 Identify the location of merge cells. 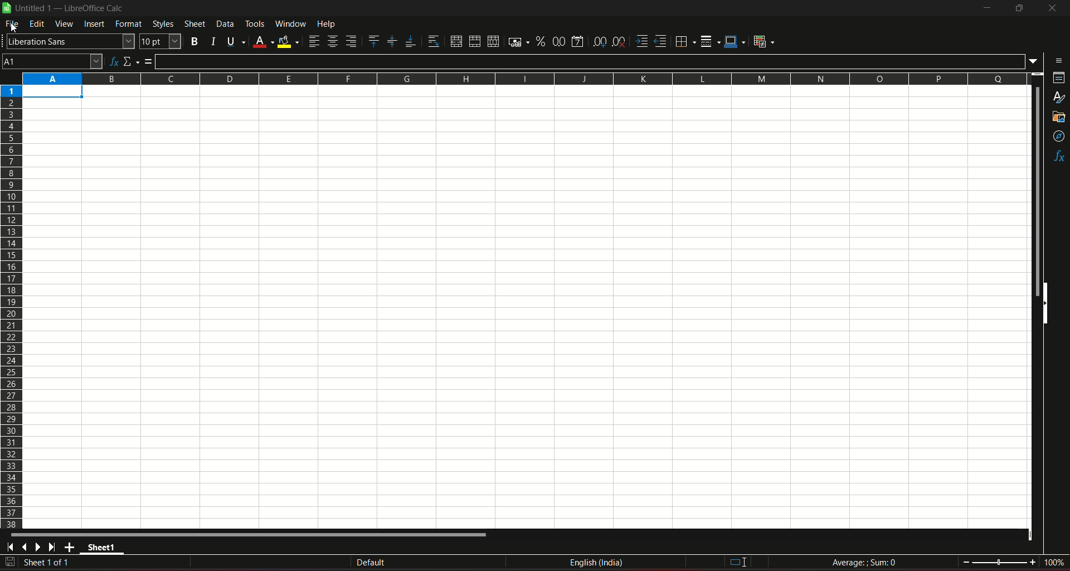
(475, 40).